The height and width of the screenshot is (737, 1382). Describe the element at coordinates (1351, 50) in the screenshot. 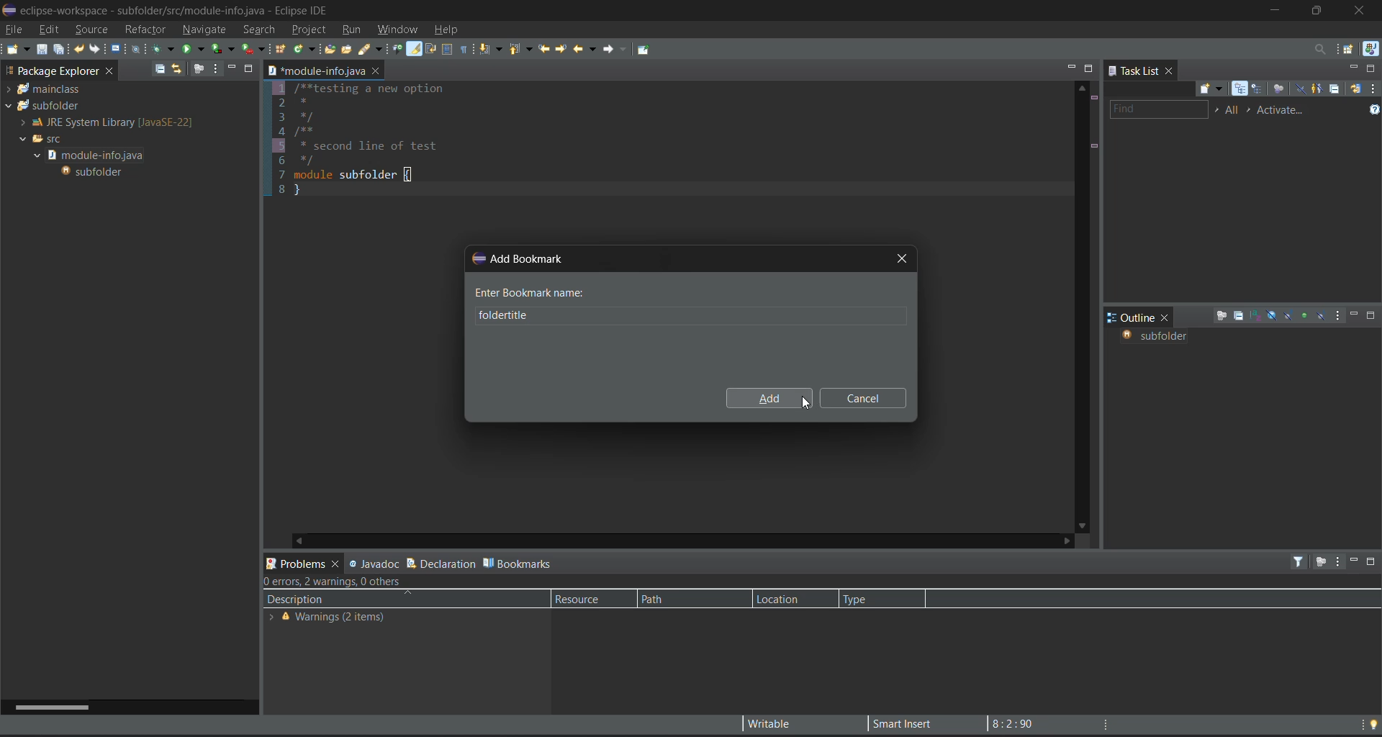

I see `open perspective` at that location.